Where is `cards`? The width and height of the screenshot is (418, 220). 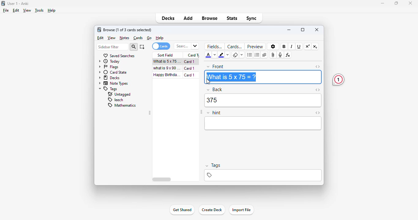 cards is located at coordinates (161, 46).